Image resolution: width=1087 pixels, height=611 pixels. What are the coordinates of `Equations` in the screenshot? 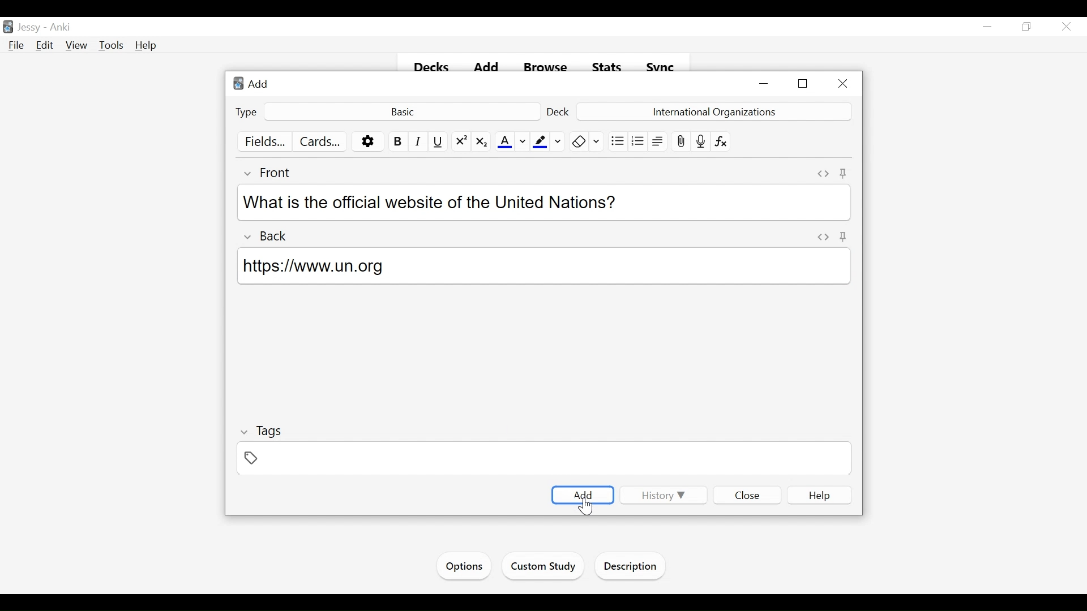 It's located at (720, 141).